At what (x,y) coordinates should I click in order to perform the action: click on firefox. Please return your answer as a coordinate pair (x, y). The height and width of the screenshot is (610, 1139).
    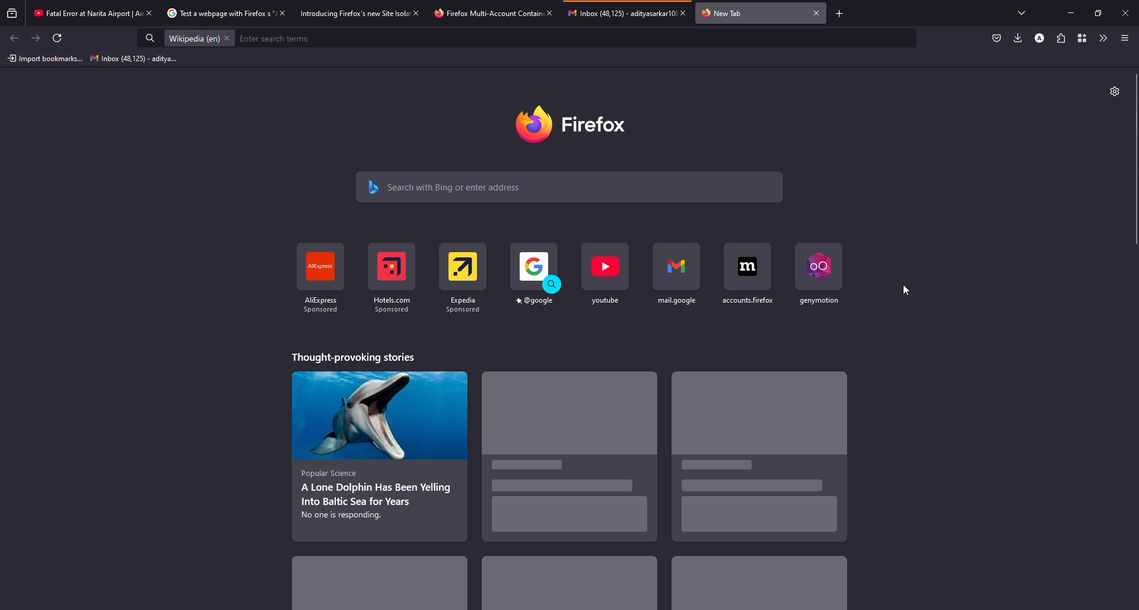
    Looking at the image, I should click on (579, 123).